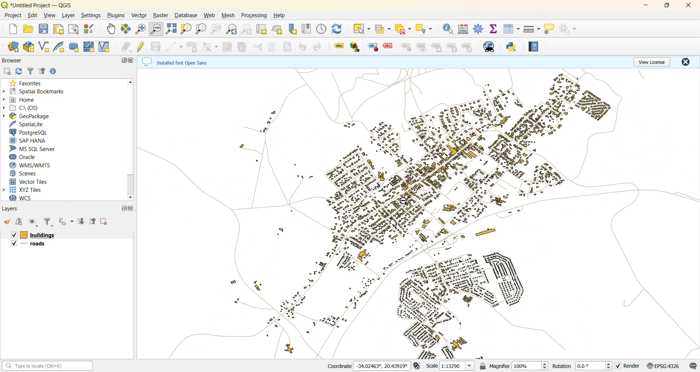  What do you see at coordinates (549, 29) in the screenshot?
I see `show tips` at bounding box center [549, 29].